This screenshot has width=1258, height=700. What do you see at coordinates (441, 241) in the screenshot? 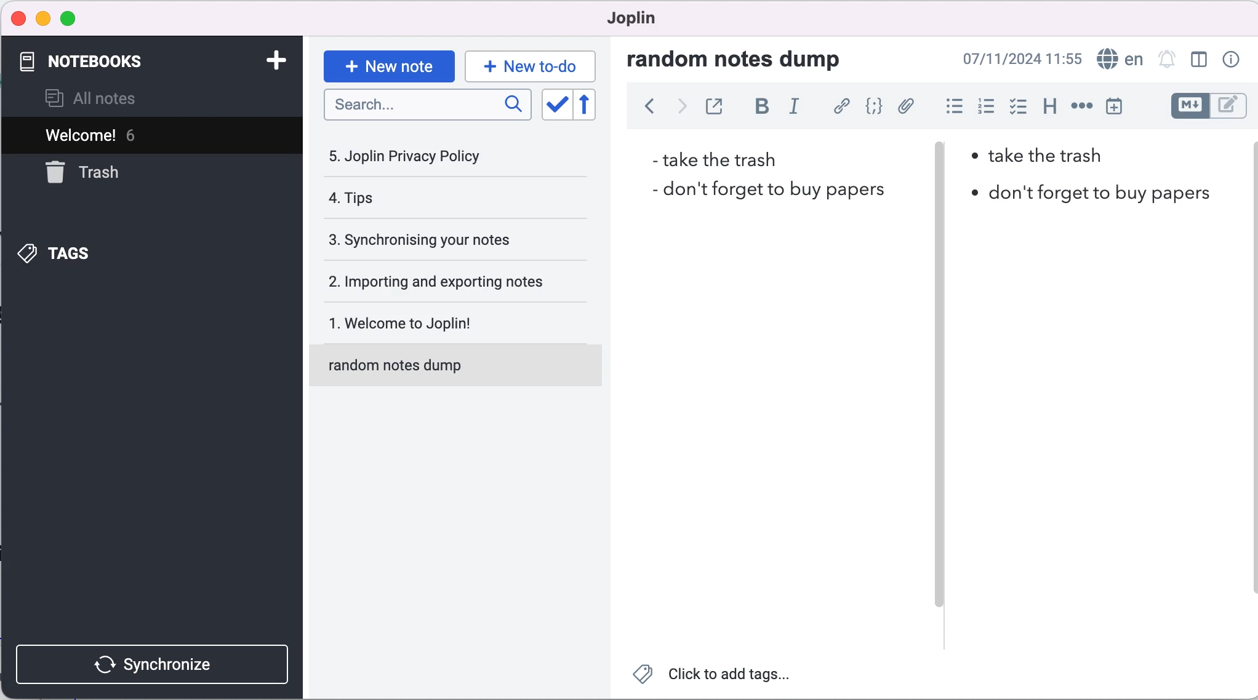
I see `synchronising your notes` at bounding box center [441, 241].